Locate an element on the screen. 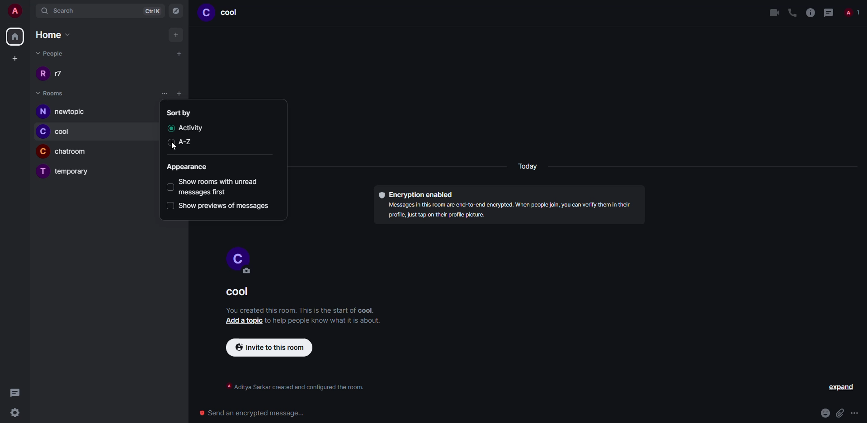  add a topic is located at coordinates (244, 320).